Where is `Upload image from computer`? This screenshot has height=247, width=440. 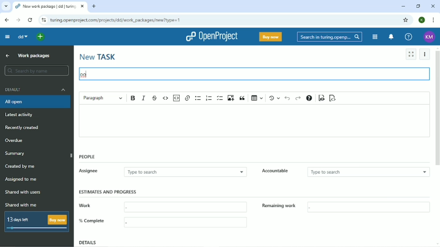
Upload image from computer is located at coordinates (231, 98).